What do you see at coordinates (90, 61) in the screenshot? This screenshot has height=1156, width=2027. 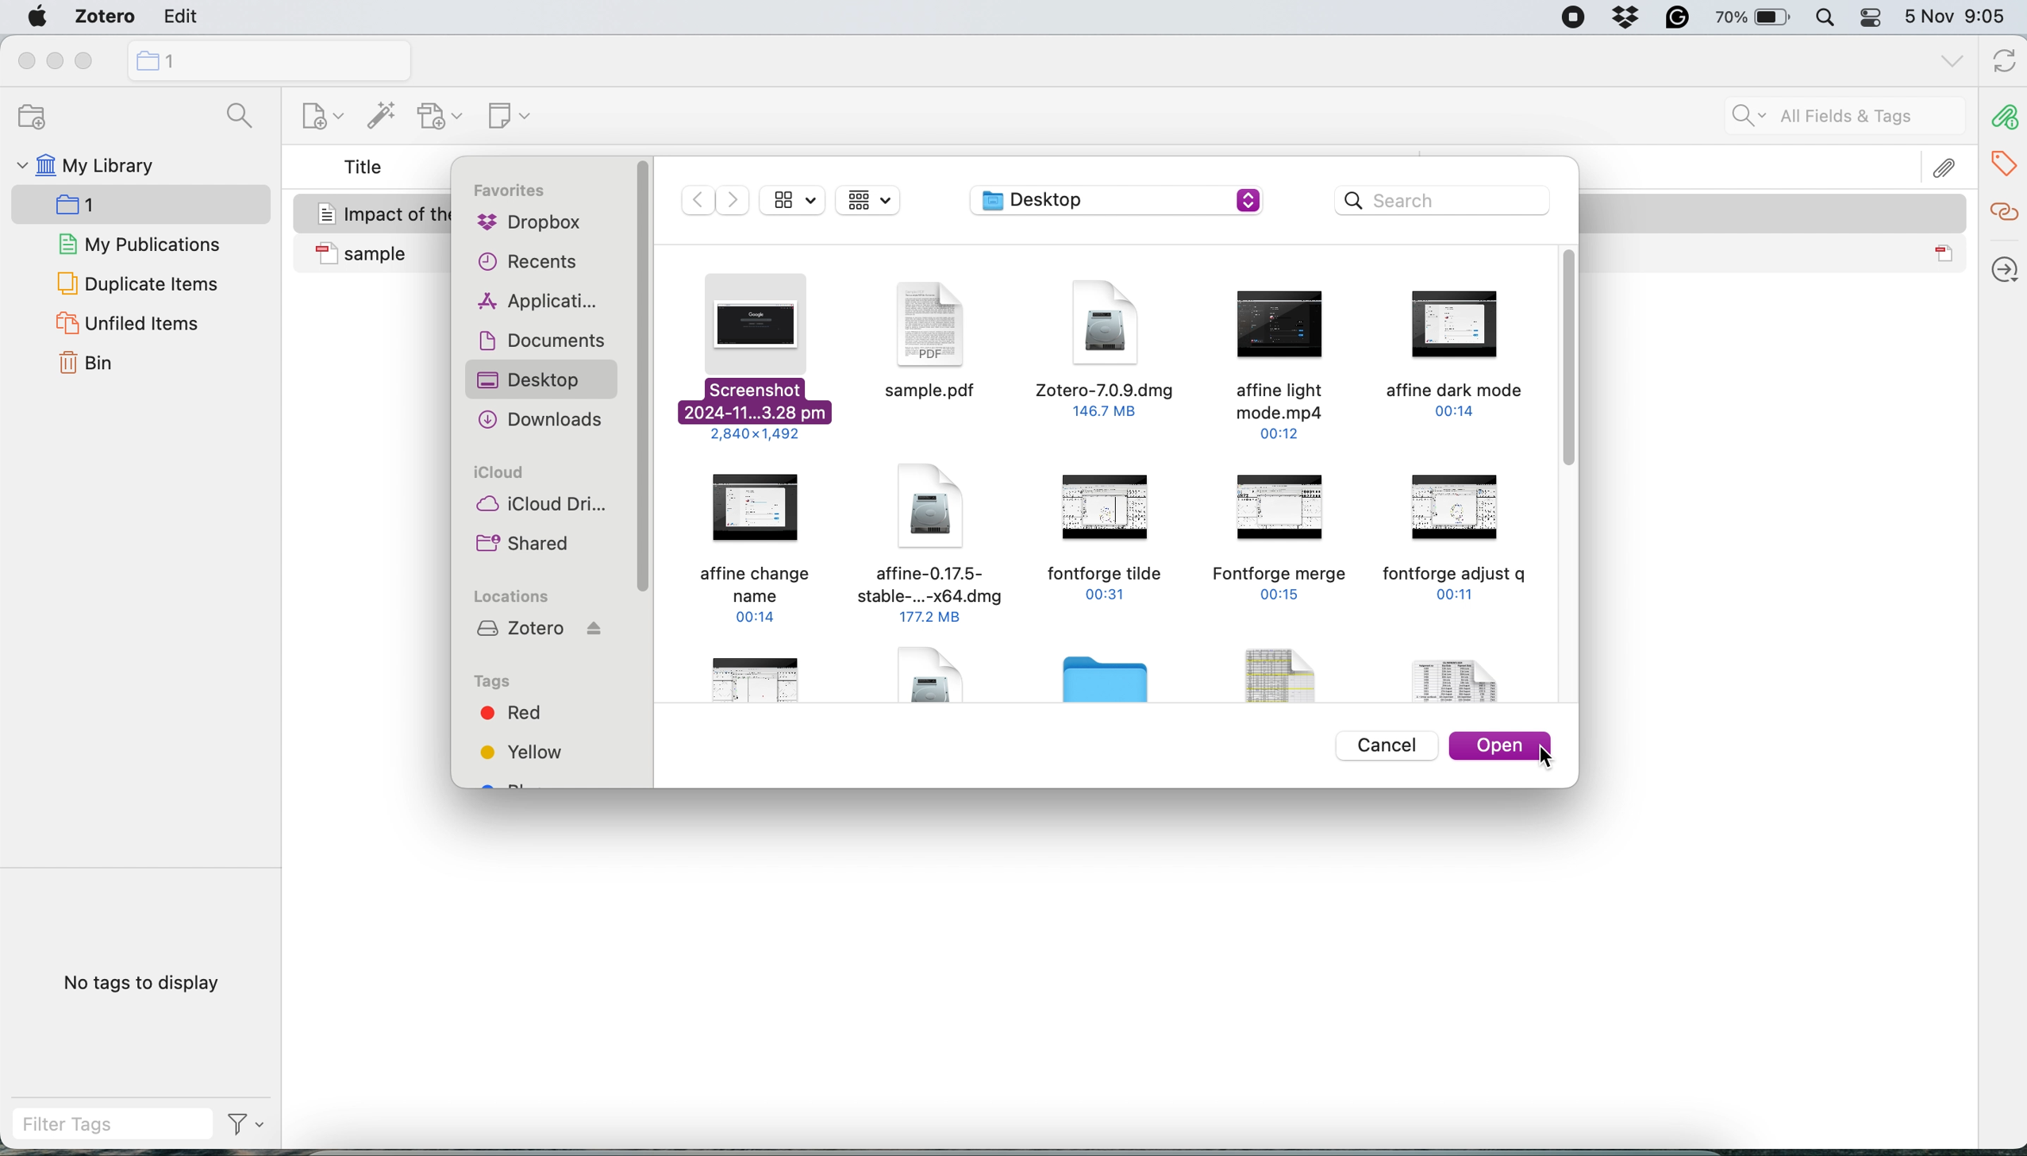 I see `maximise` at bounding box center [90, 61].